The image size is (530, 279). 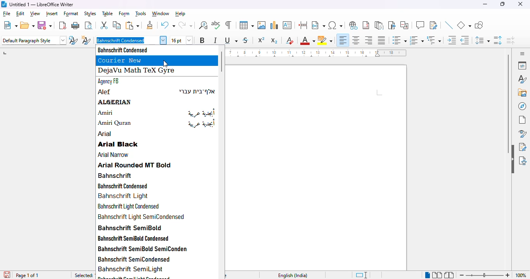 I want to click on undo, so click(x=168, y=25).